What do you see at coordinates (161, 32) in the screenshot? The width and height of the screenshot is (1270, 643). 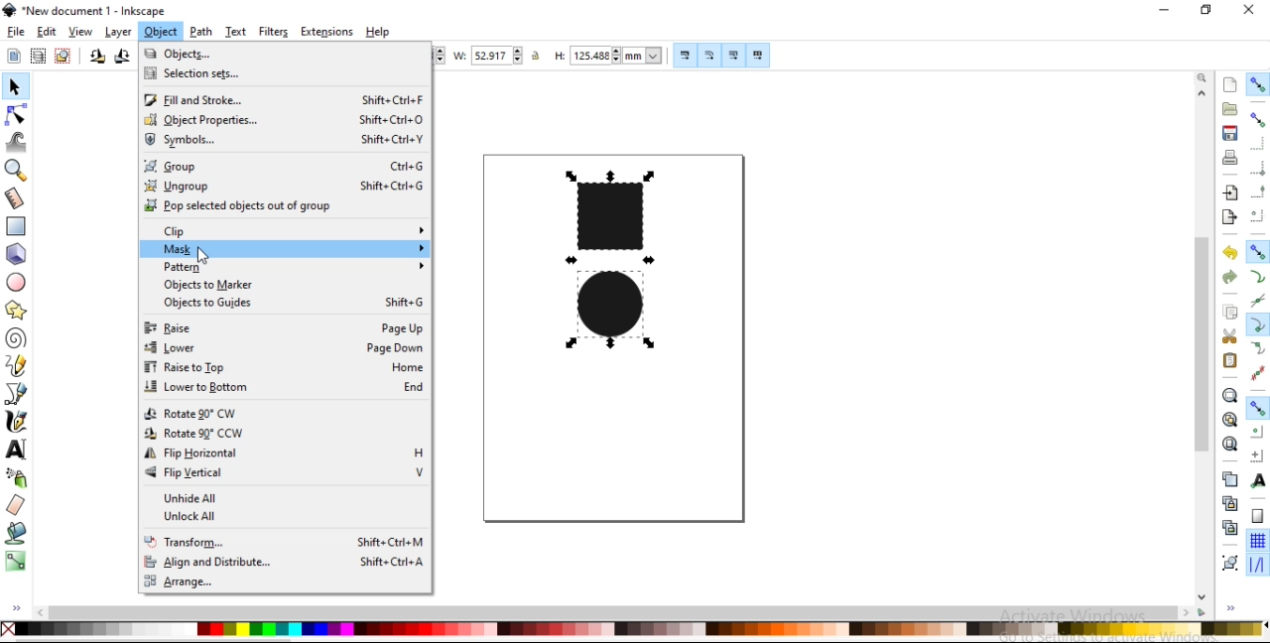 I see `object` at bounding box center [161, 32].